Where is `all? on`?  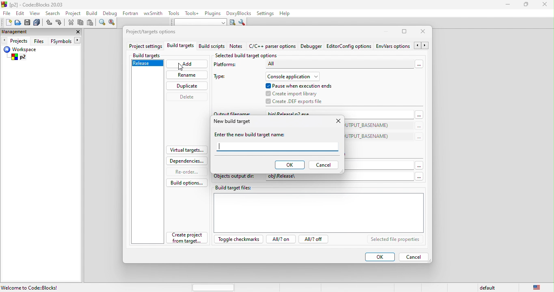
all? on is located at coordinates (282, 239).